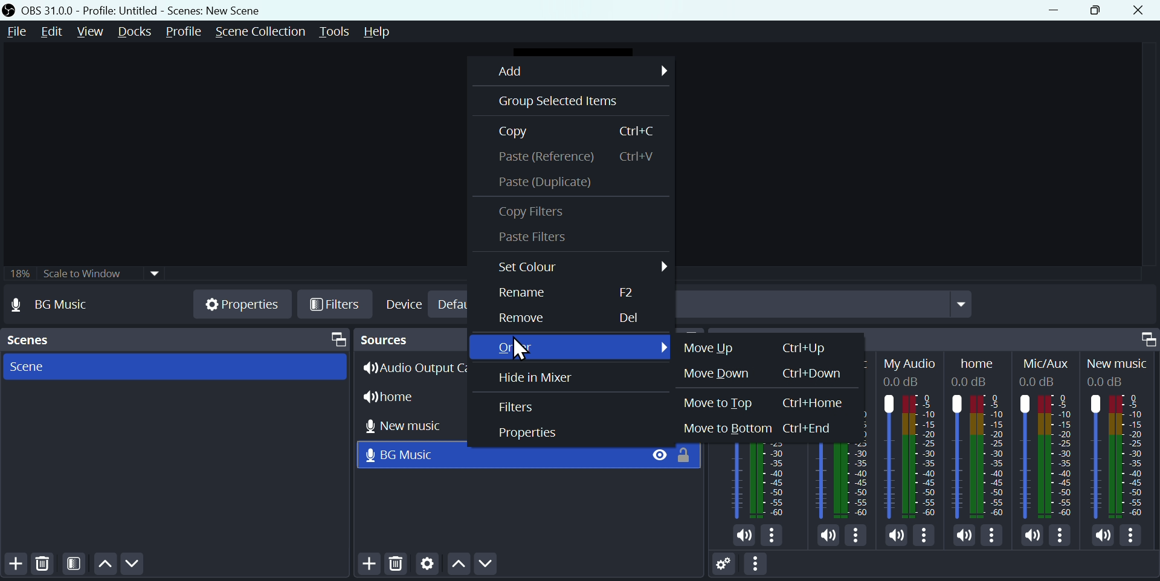  Describe the element at coordinates (581, 269) in the screenshot. I see `Set colour` at that location.